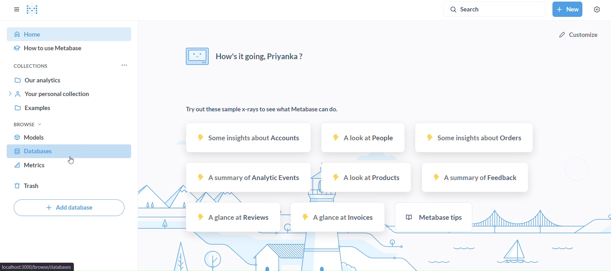  Describe the element at coordinates (69, 167) in the screenshot. I see `metrics` at that location.